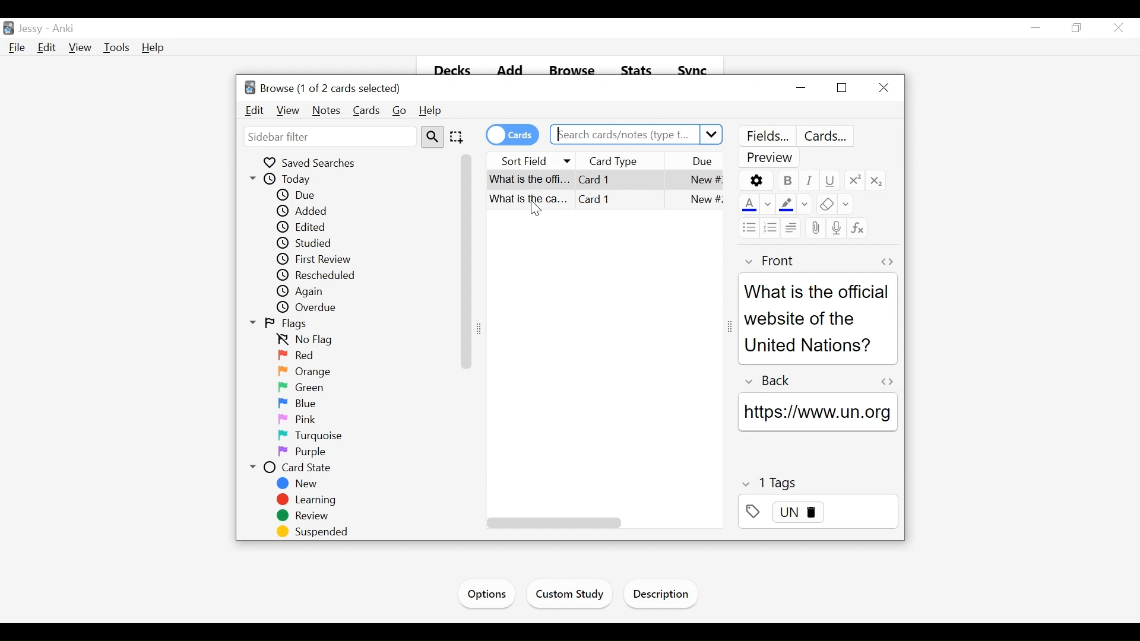 The image size is (1140, 641). I want to click on Rescheduled, so click(318, 275).